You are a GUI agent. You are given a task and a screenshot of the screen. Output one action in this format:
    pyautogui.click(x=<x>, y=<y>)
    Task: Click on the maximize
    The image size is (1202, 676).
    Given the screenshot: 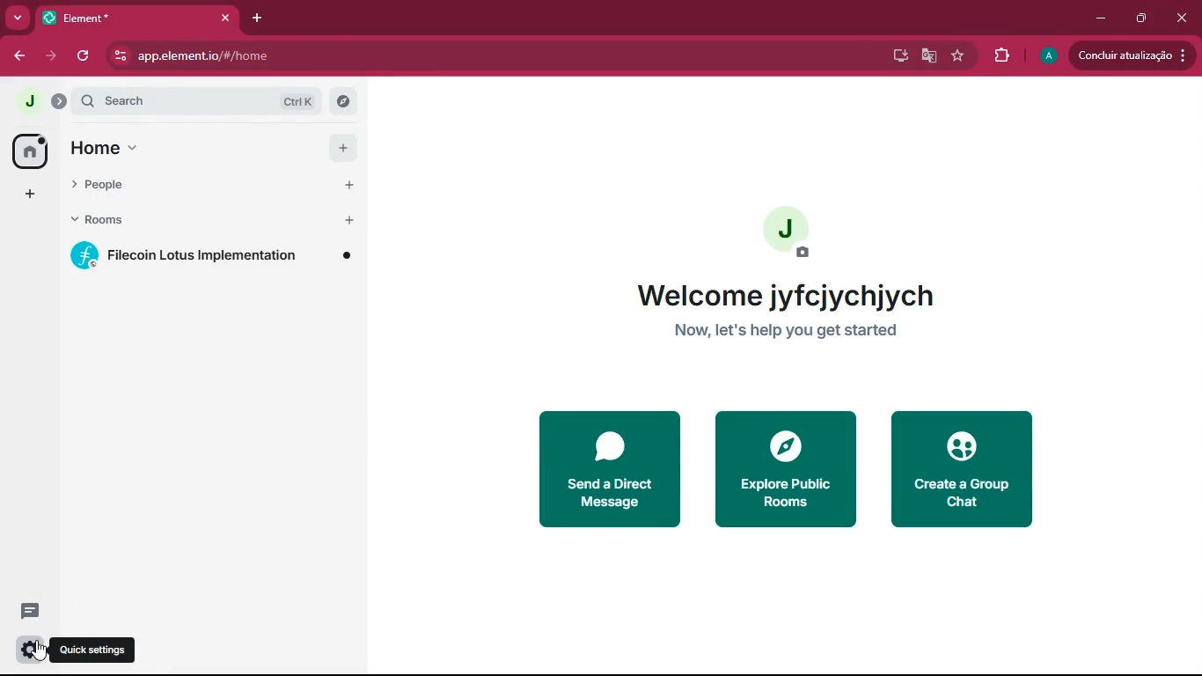 What is the action you would take?
    pyautogui.click(x=1141, y=19)
    